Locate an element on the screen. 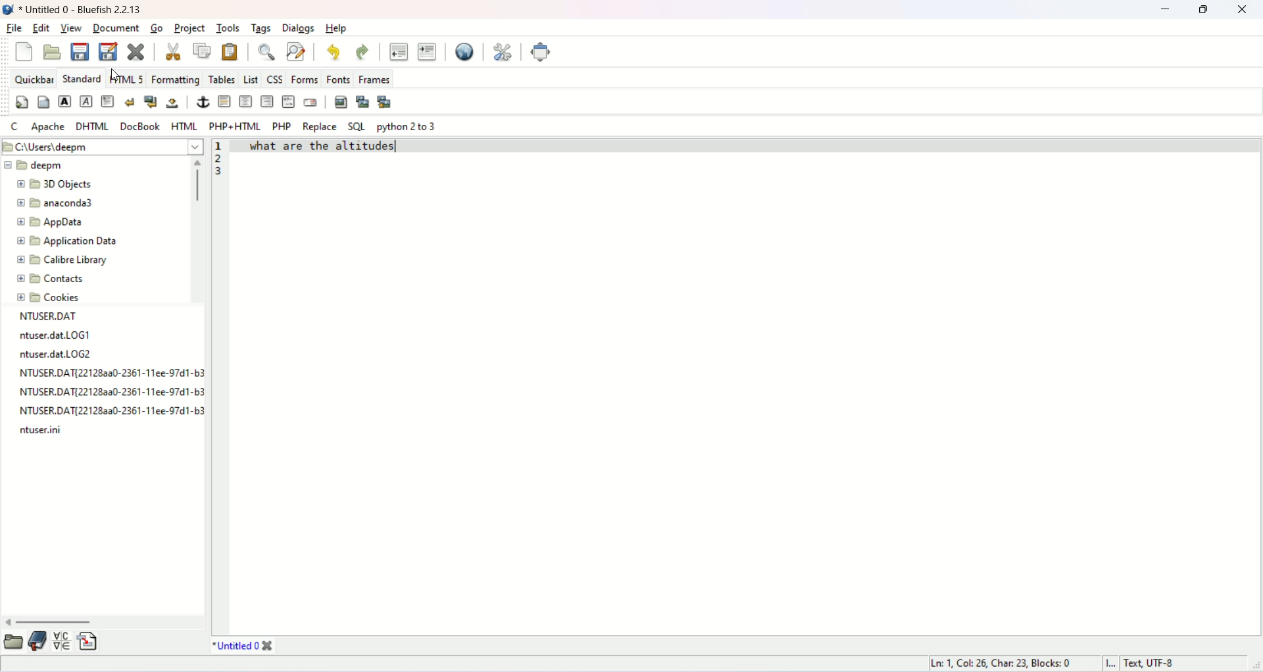  text is located at coordinates (109, 374).